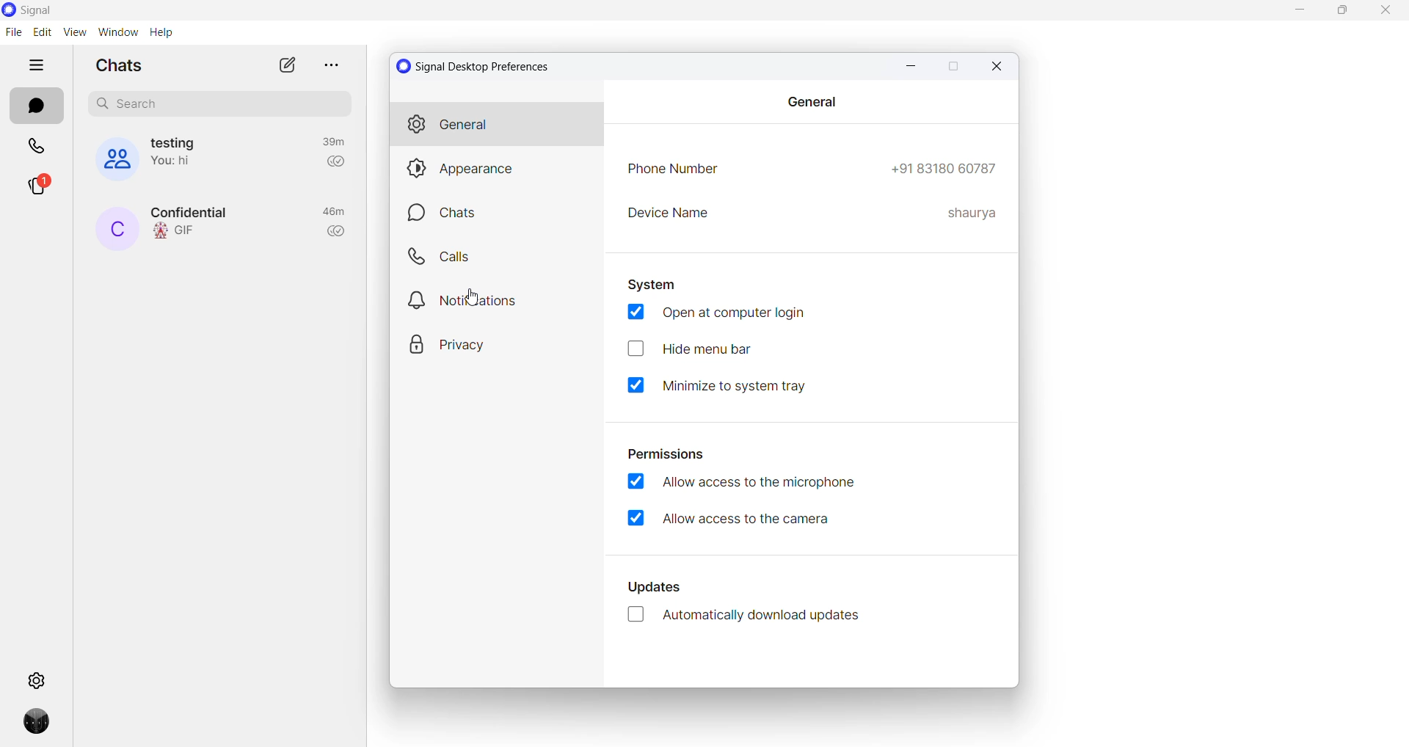  Describe the element at coordinates (34, 107) in the screenshot. I see `chats` at that location.